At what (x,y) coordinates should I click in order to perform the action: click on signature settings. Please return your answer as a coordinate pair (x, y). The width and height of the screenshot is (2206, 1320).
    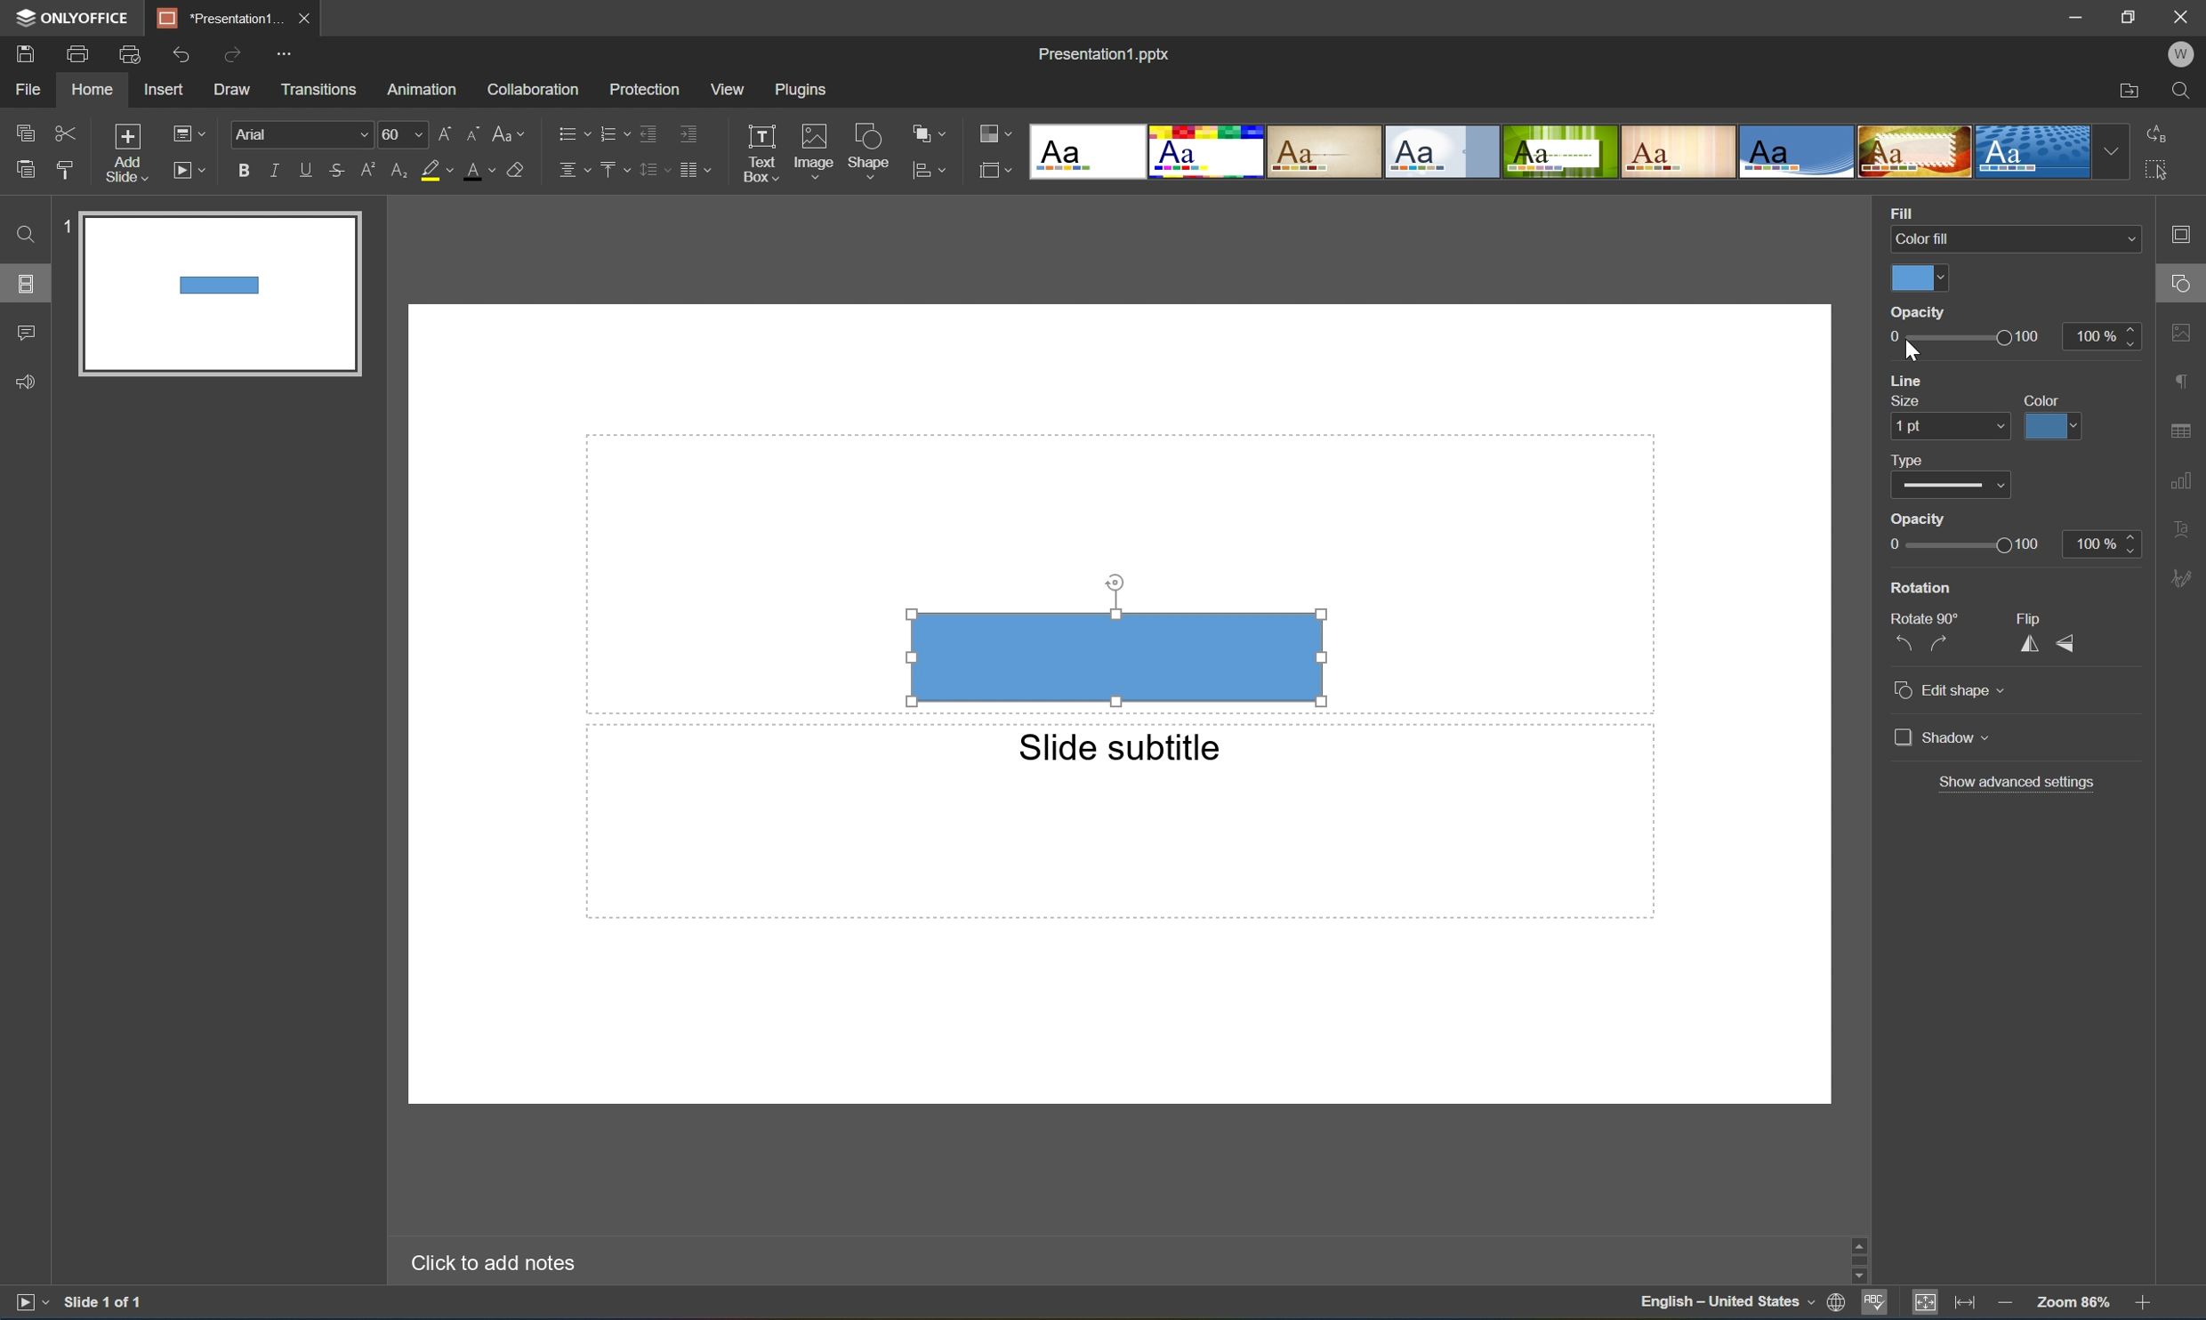
    Looking at the image, I should click on (2184, 579).